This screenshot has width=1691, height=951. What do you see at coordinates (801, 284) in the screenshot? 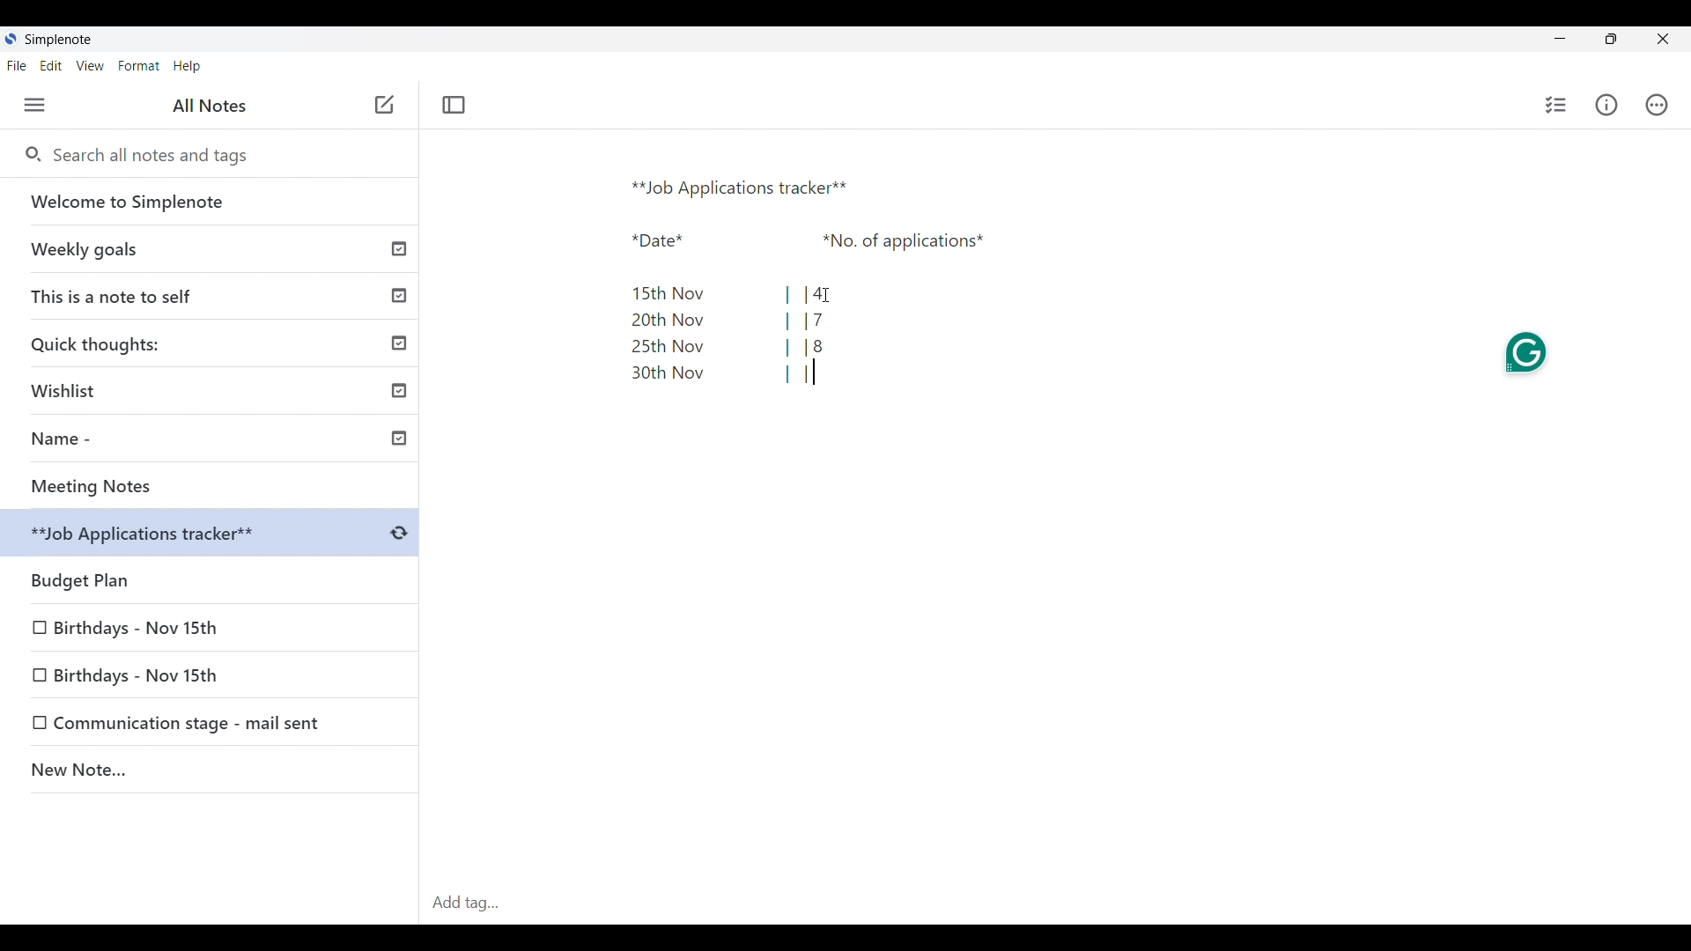
I see `Text pasted` at bounding box center [801, 284].